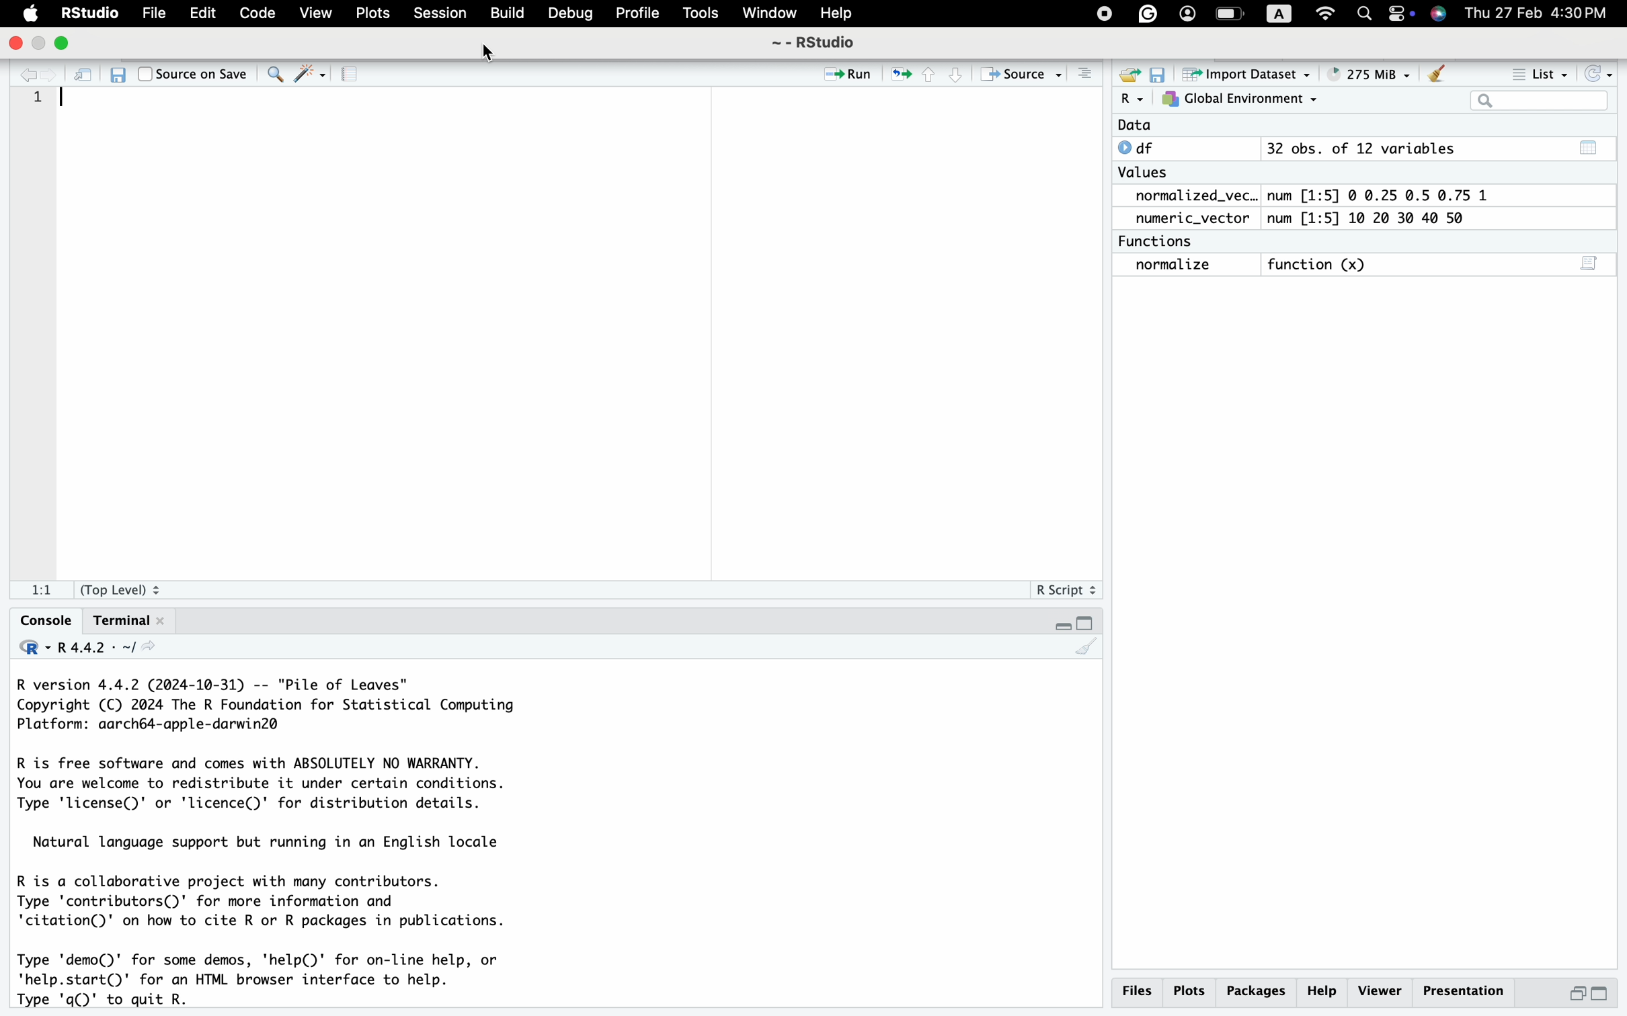 Image resolution: width=1627 pixels, height=1016 pixels. What do you see at coordinates (1230, 14) in the screenshot?
I see `battery` at bounding box center [1230, 14].